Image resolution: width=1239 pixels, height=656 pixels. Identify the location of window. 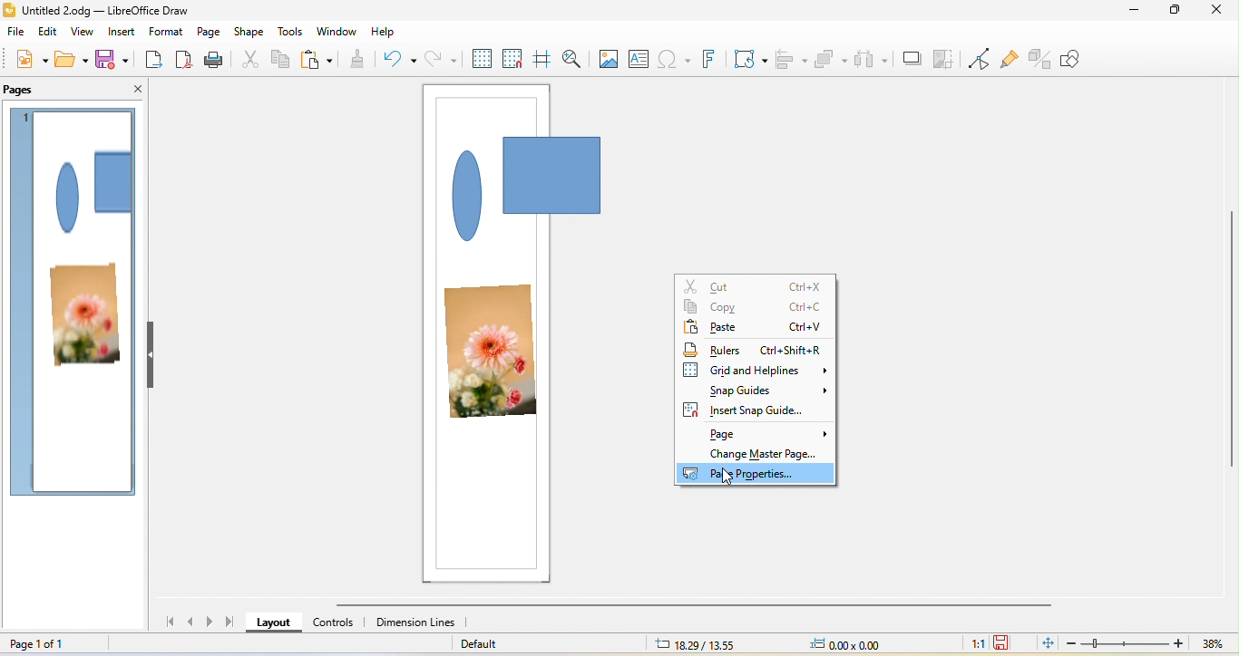
(337, 31).